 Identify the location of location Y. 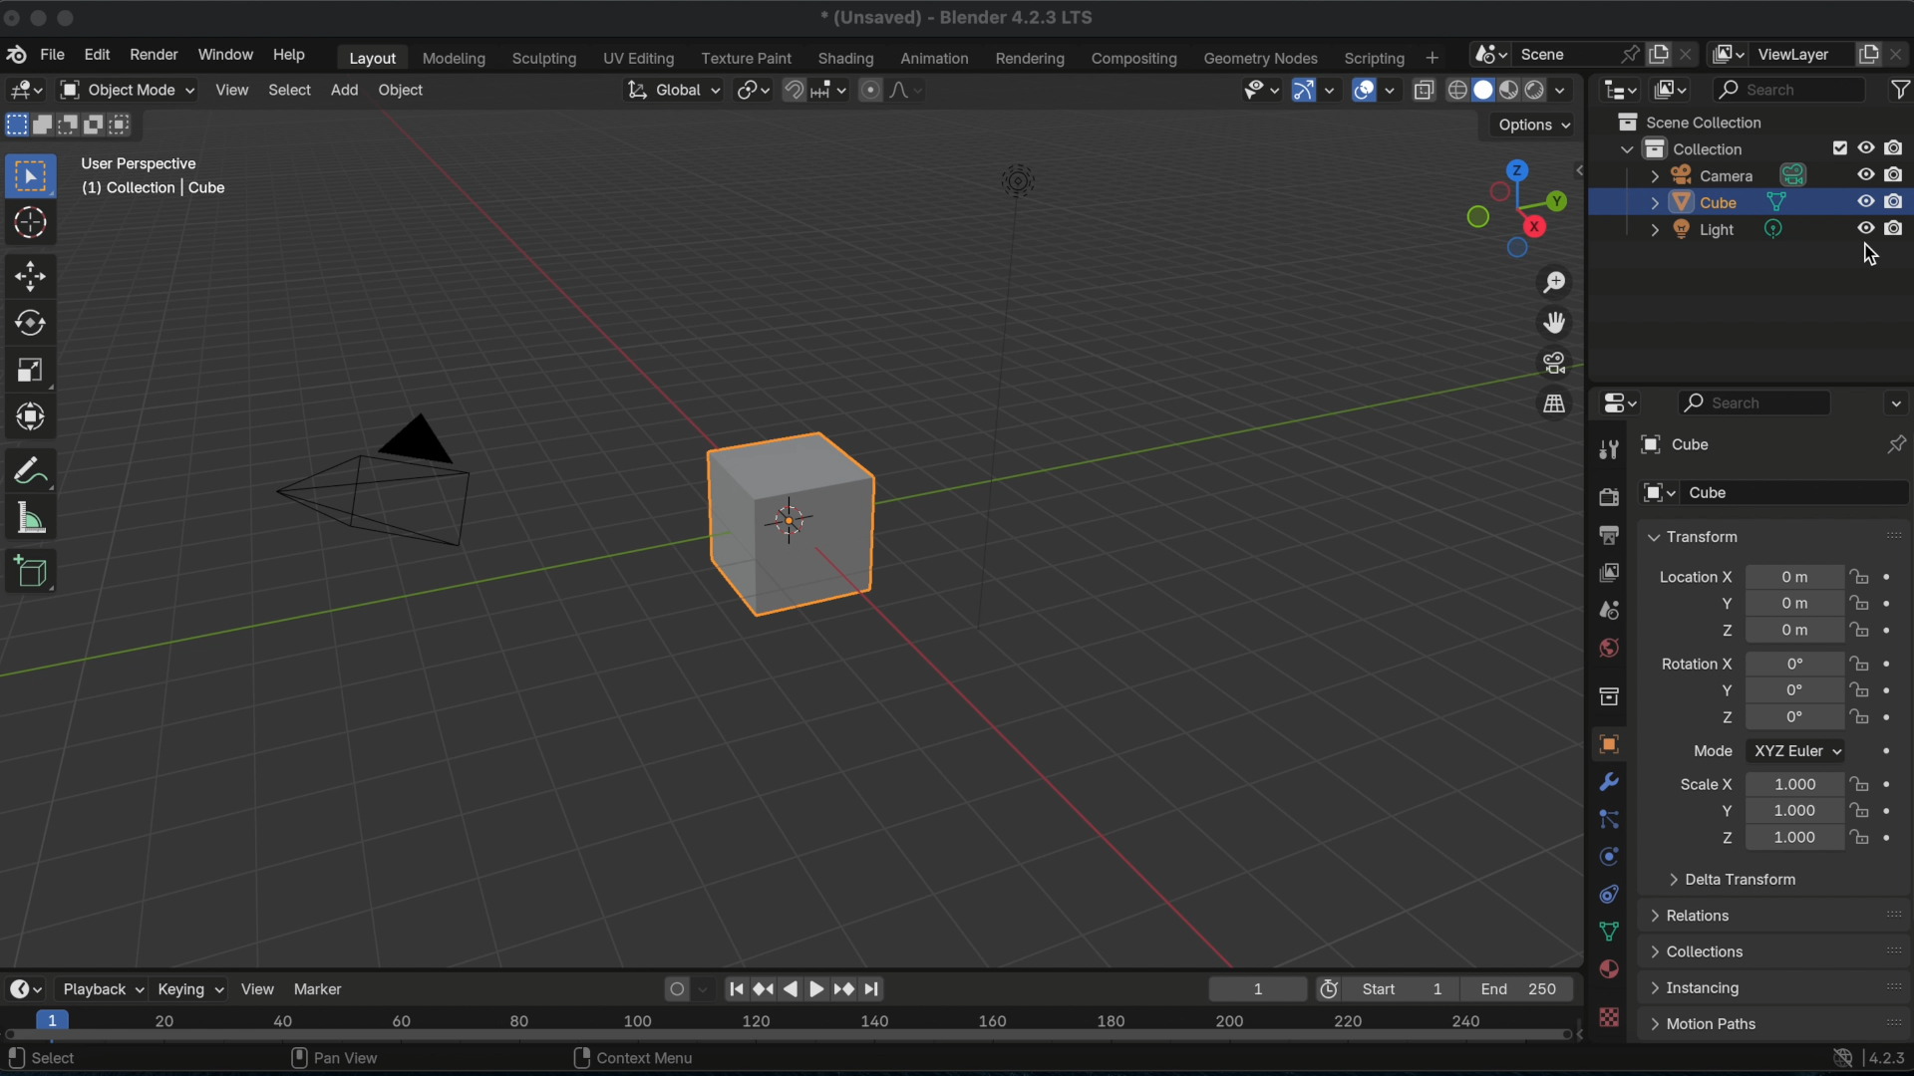
(1718, 604).